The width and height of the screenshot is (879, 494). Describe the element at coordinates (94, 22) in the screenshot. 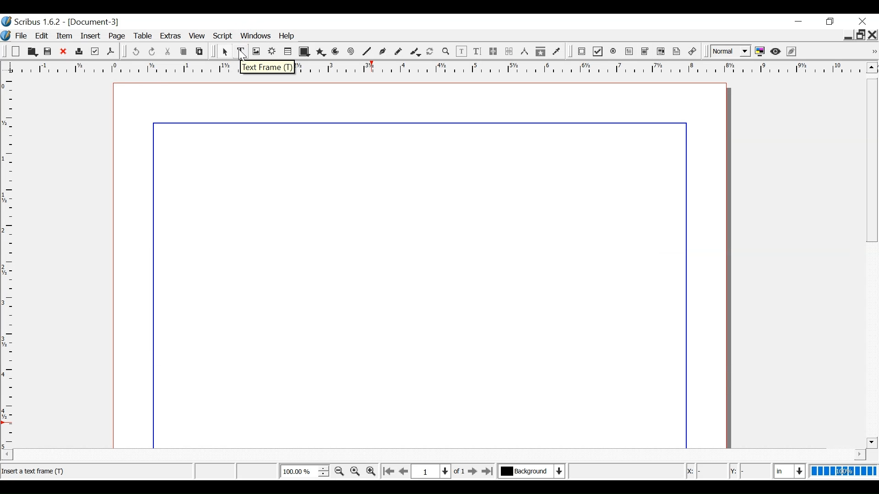

I see `Document` at that location.